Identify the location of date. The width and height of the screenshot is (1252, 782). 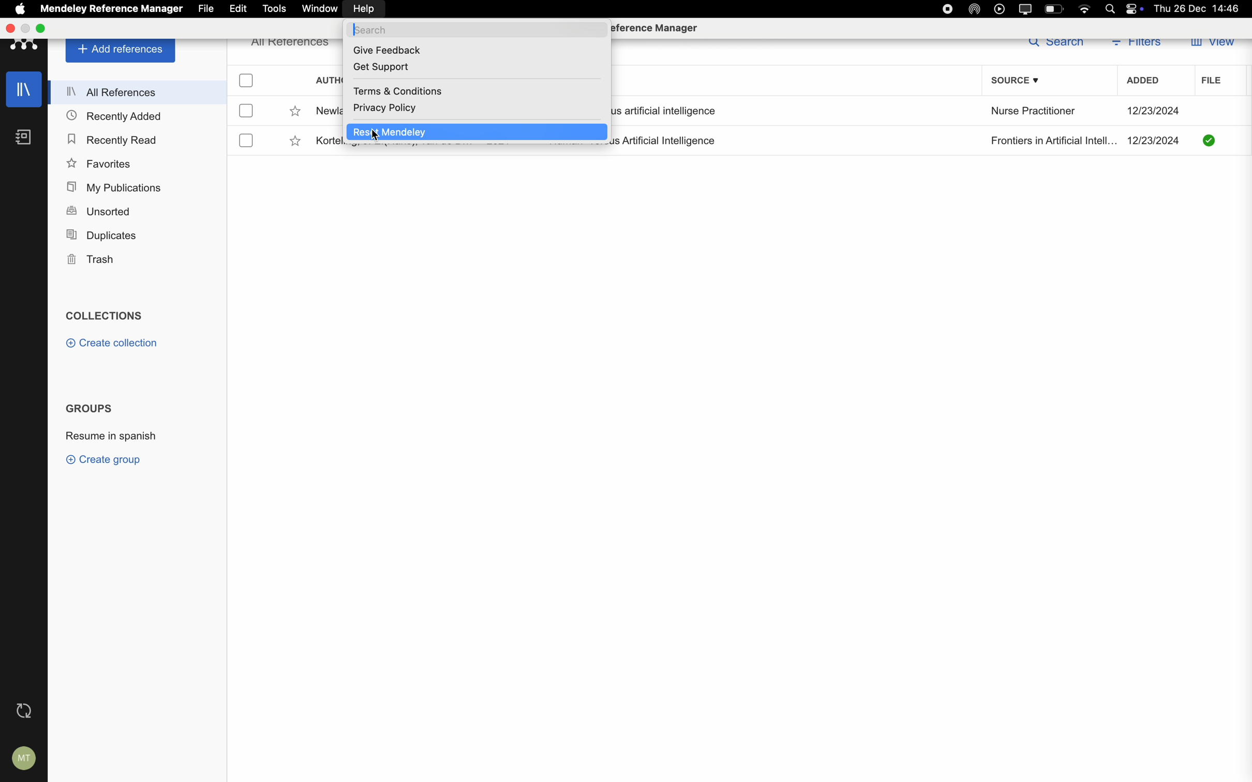
(1157, 142).